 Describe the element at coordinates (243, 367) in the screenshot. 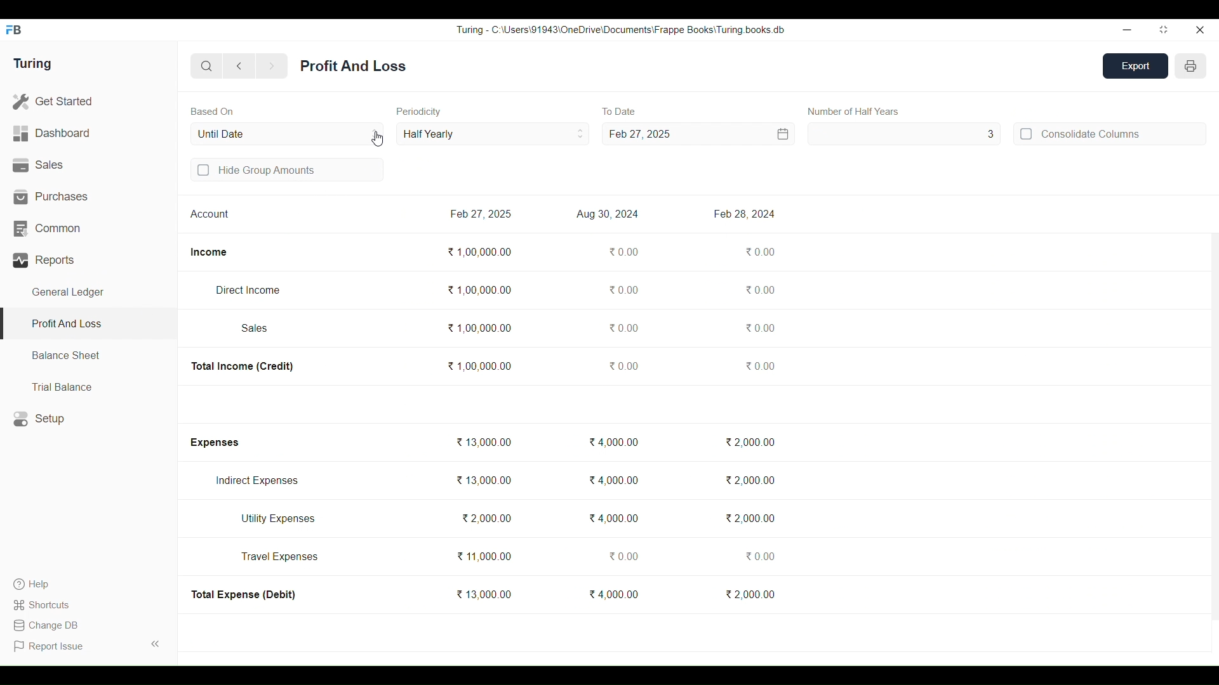

I see `Total Income (Credit)` at that location.